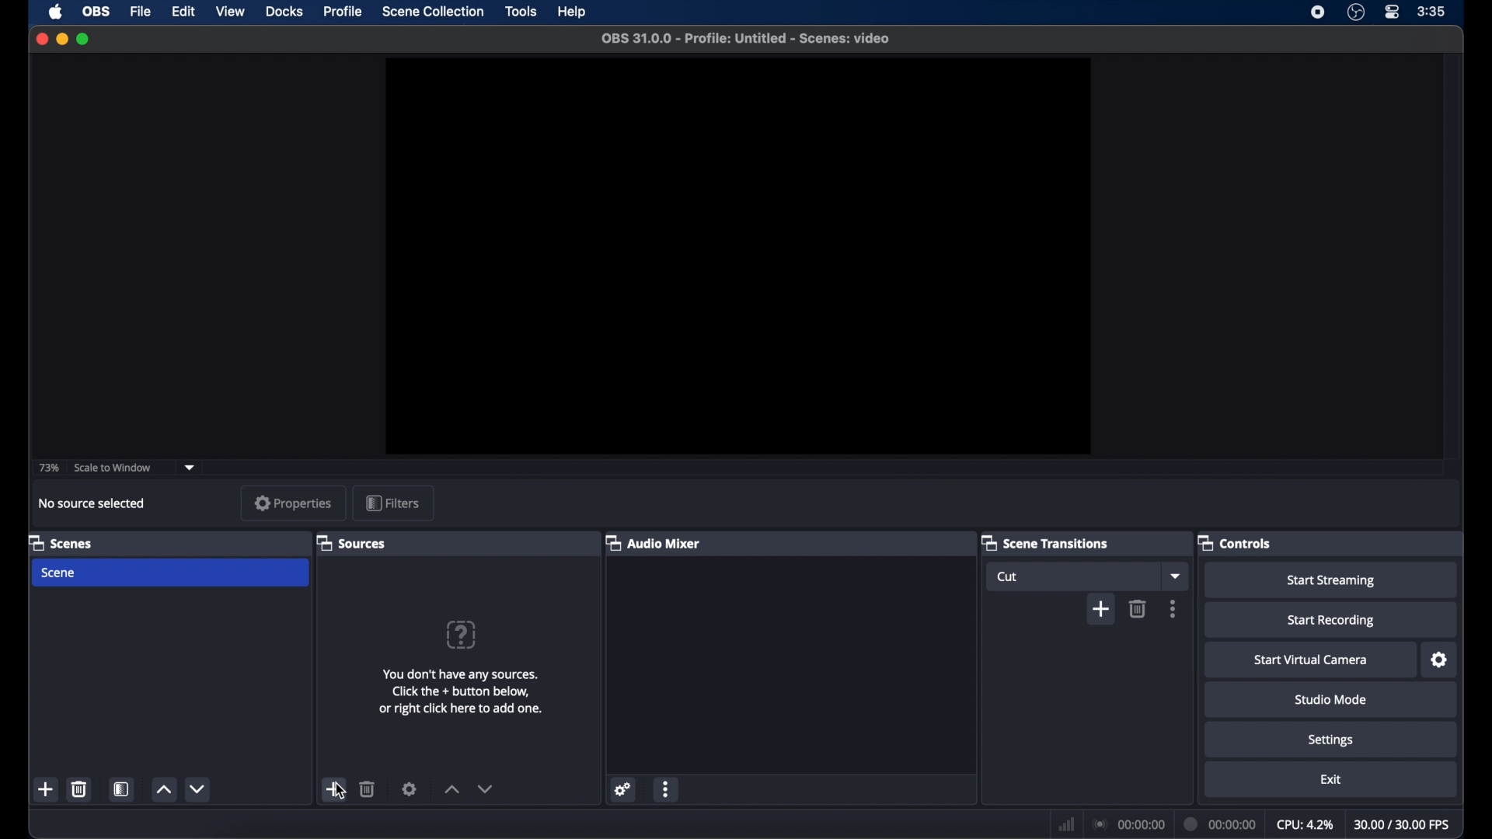 This screenshot has height=839, width=1492. Describe the element at coordinates (121, 789) in the screenshot. I see `scene filters` at that location.